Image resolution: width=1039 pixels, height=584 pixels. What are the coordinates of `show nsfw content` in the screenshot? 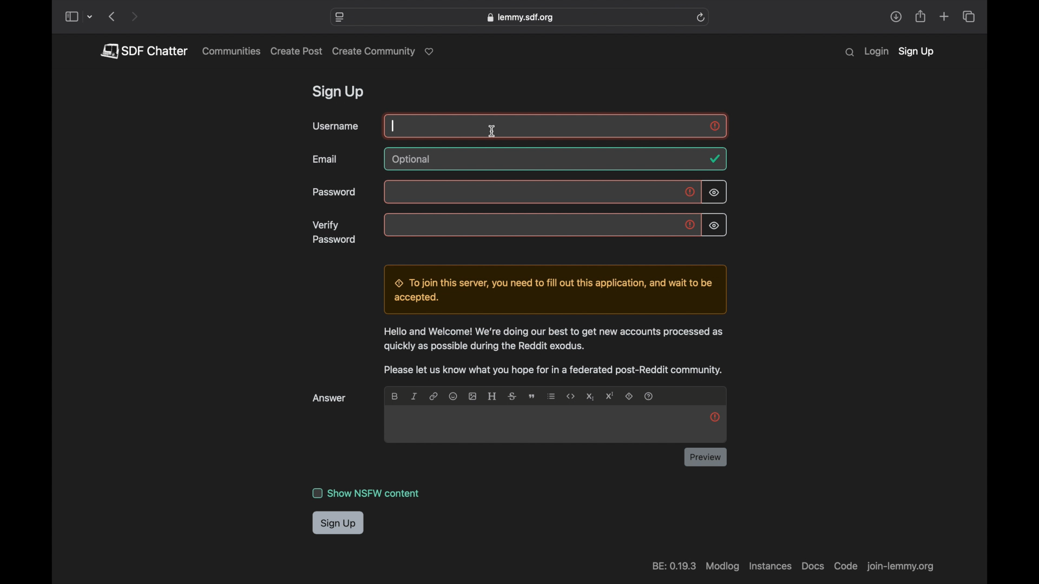 It's located at (366, 493).